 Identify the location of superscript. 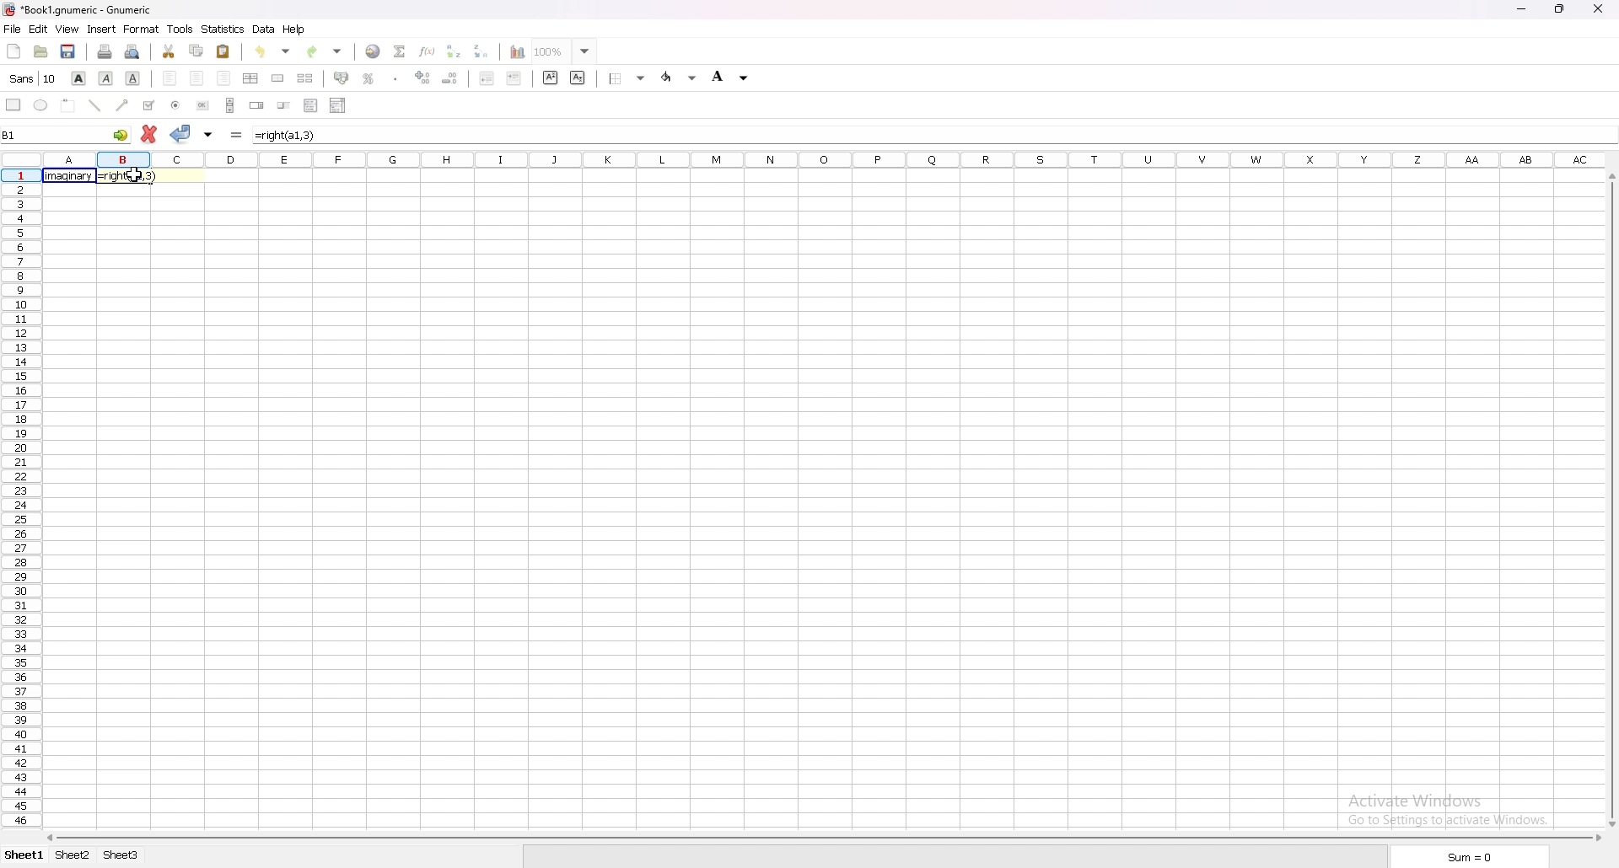
(551, 78).